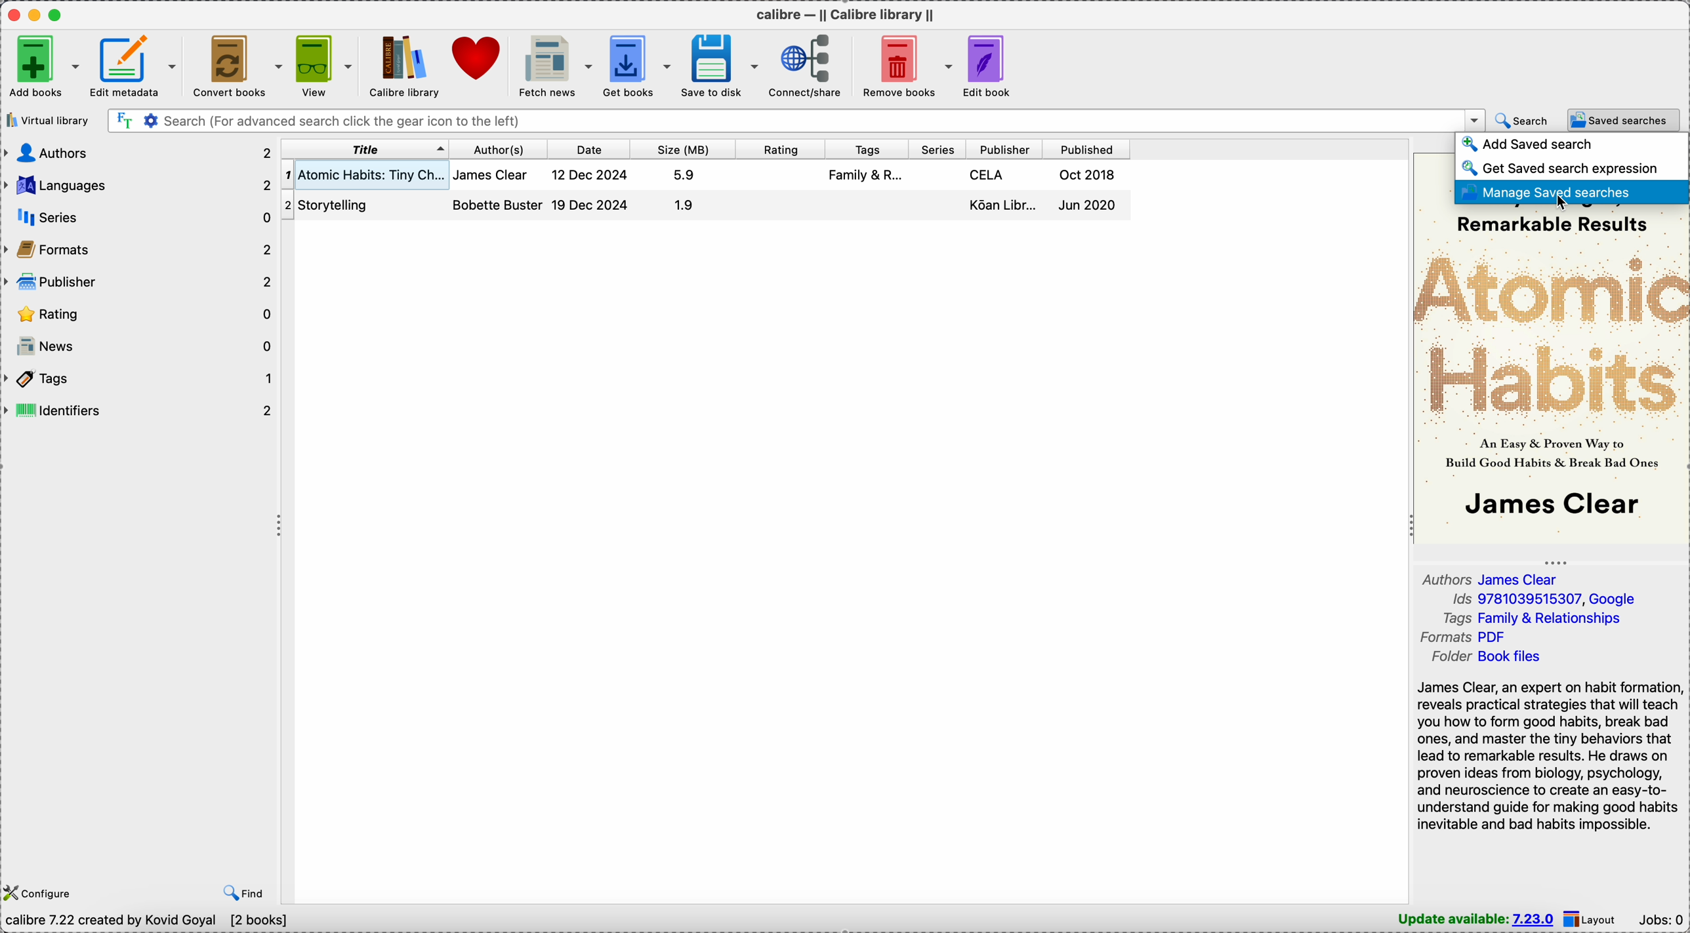 The width and height of the screenshot is (1690, 933). Describe the element at coordinates (1001, 150) in the screenshot. I see `publisher` at that location.